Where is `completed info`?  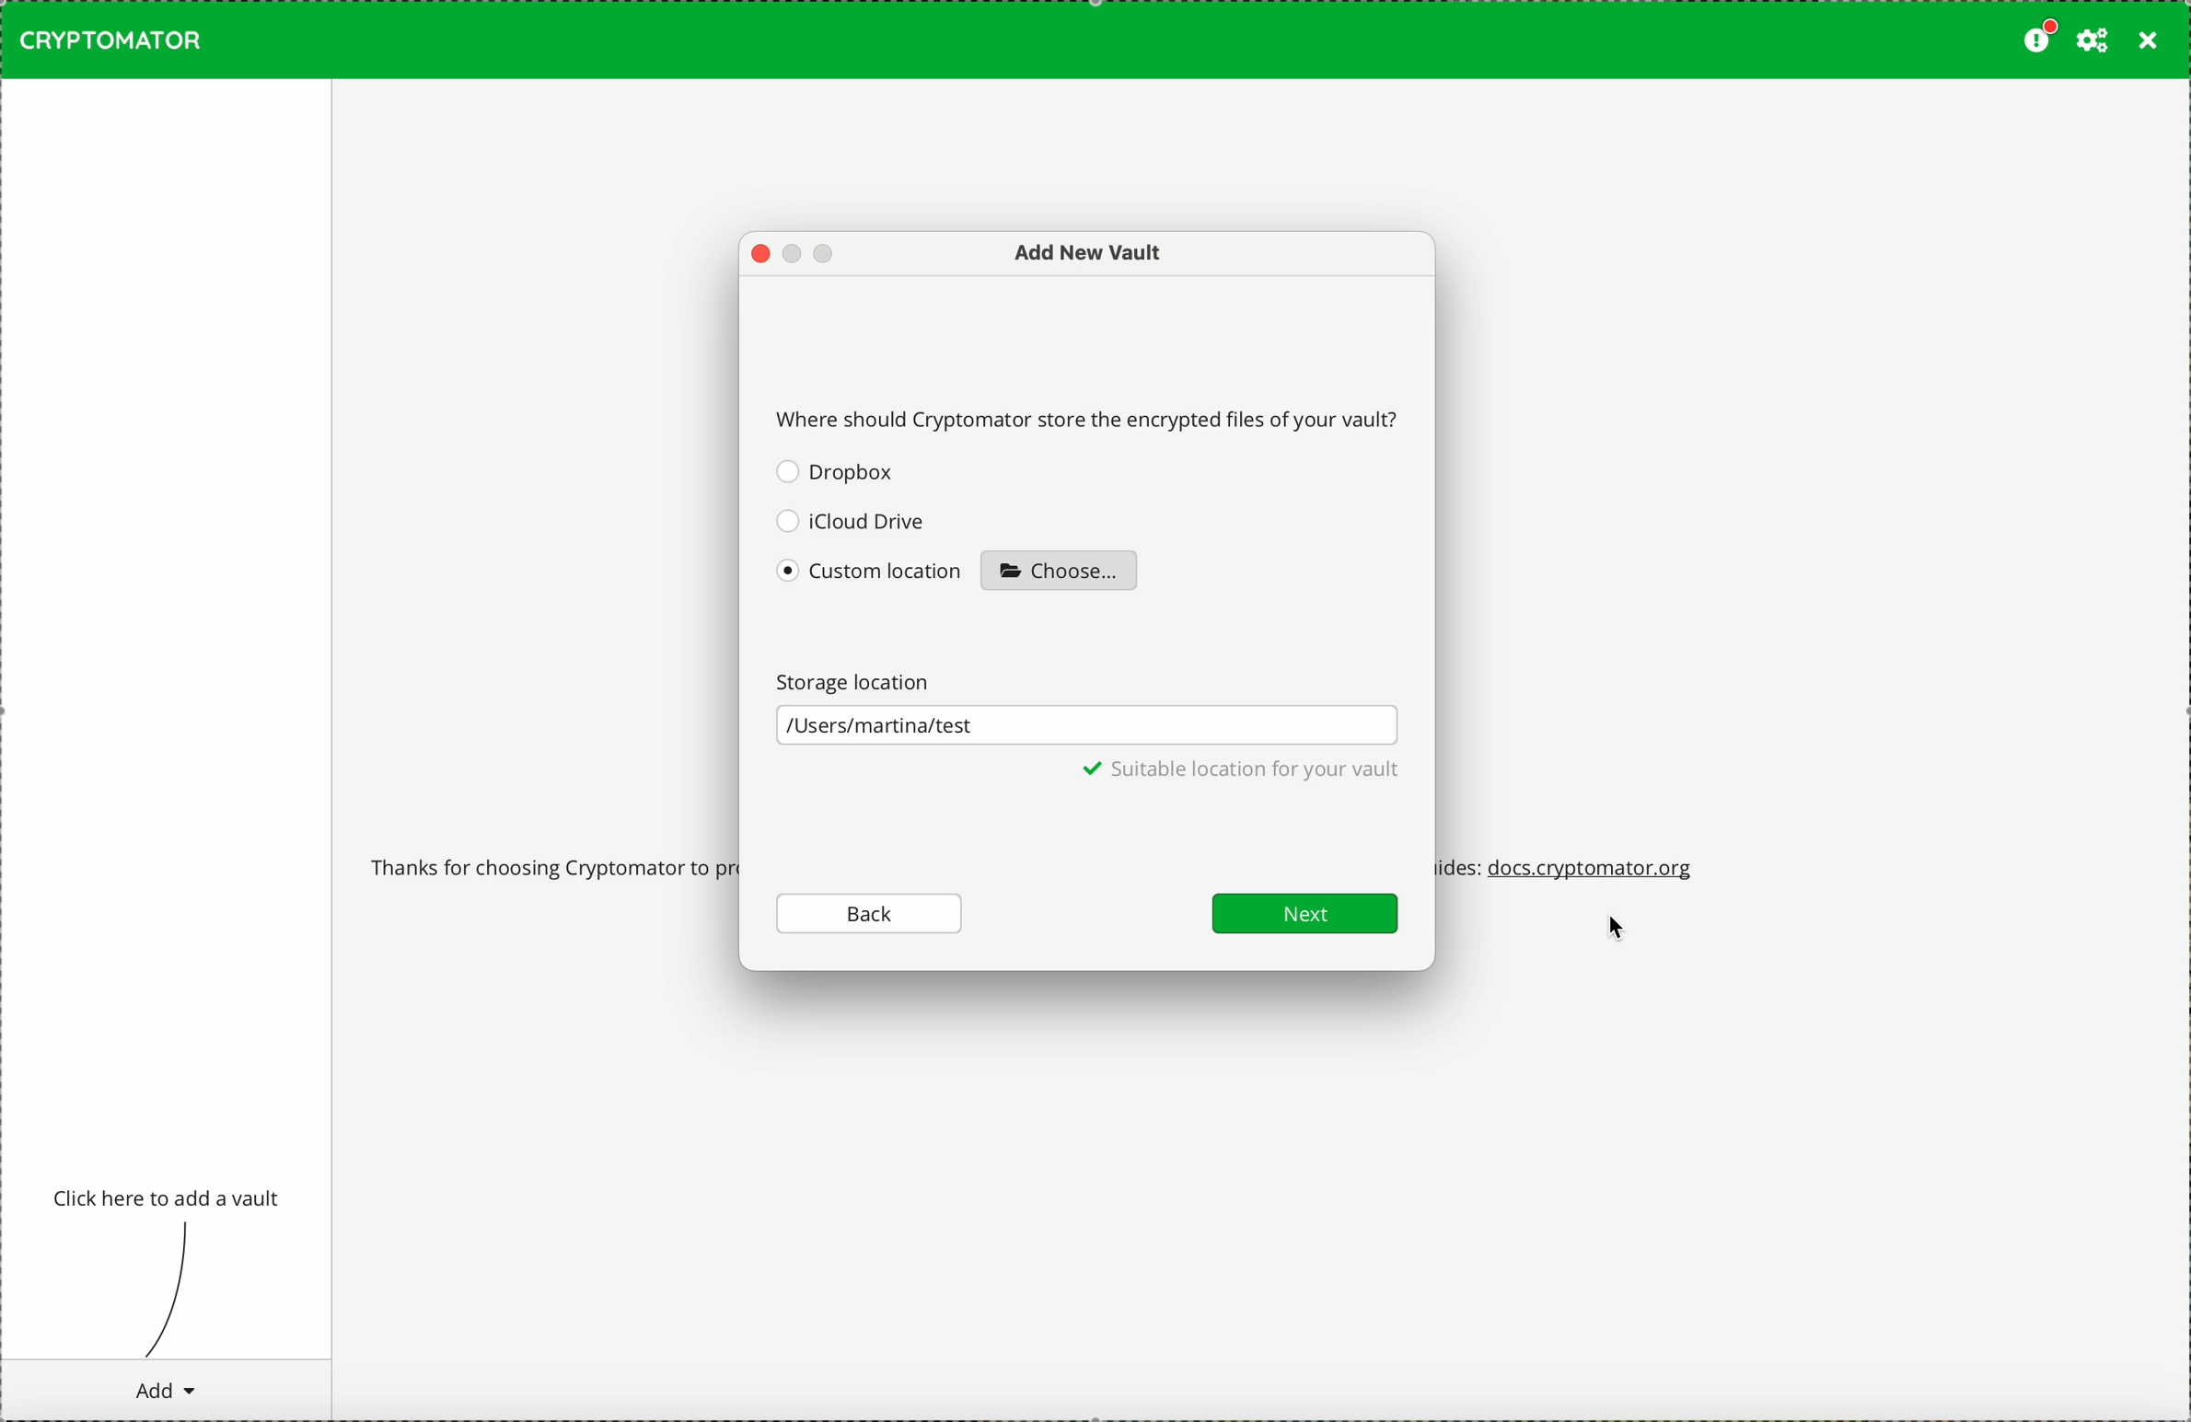 completed info is located at coordinates (1246, 774).